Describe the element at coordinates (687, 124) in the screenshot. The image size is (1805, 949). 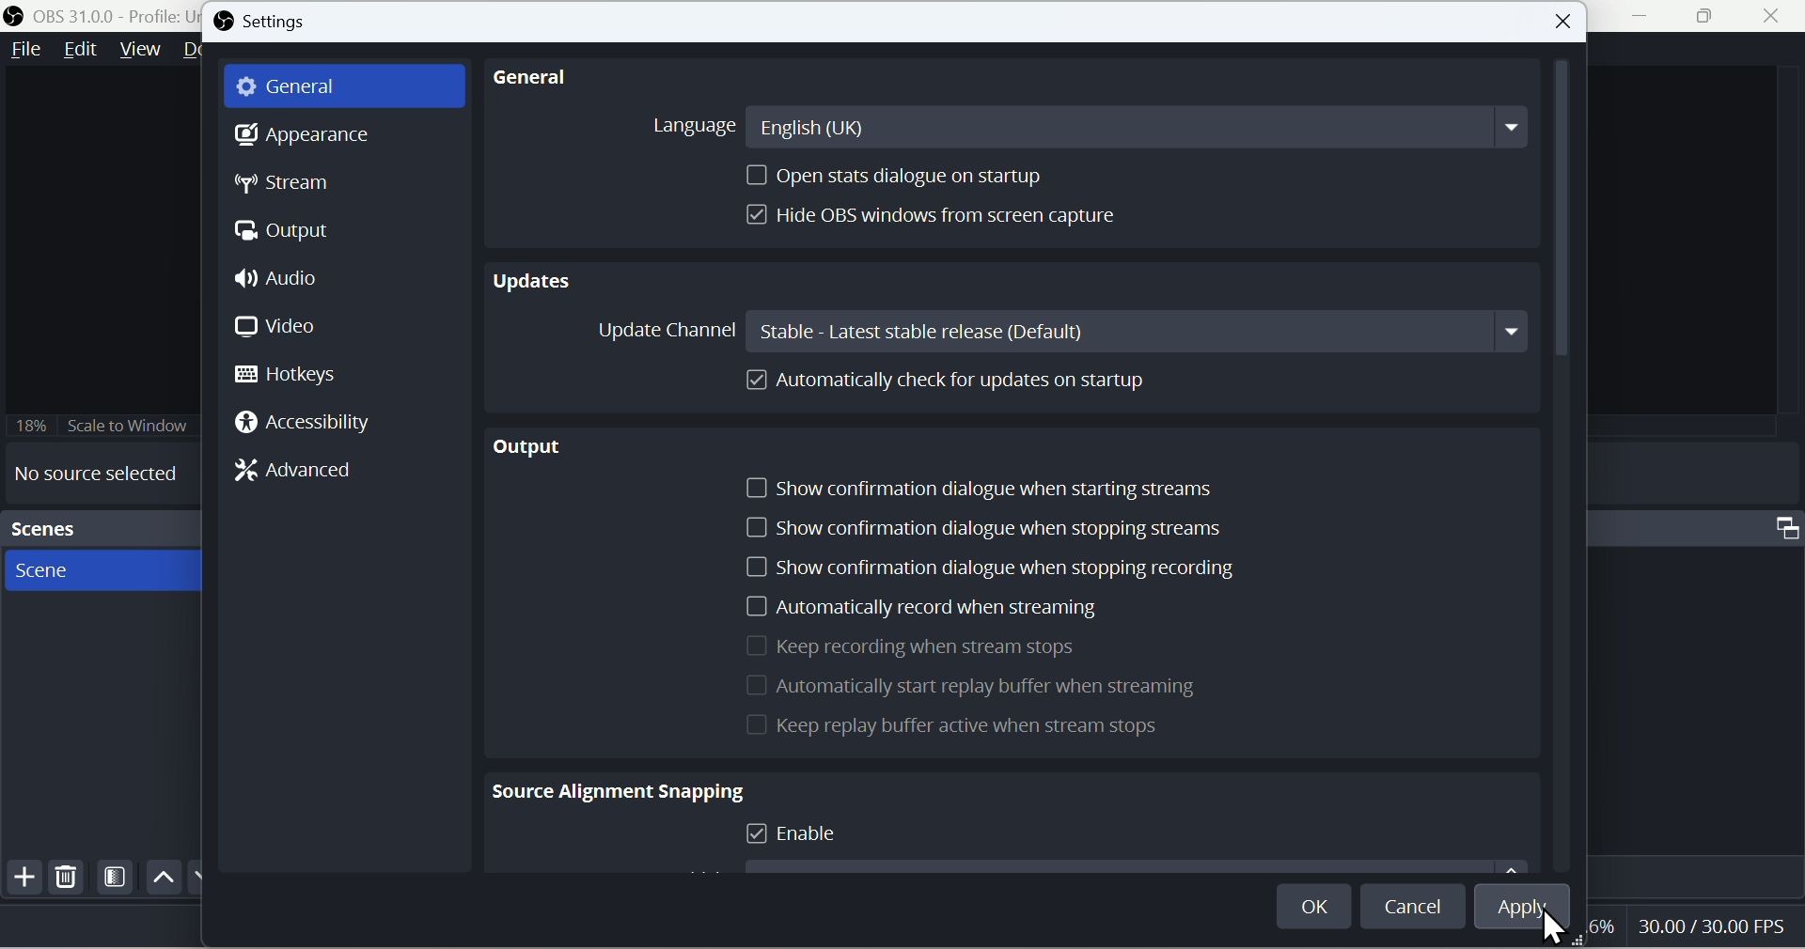
I see `Language` at that location.